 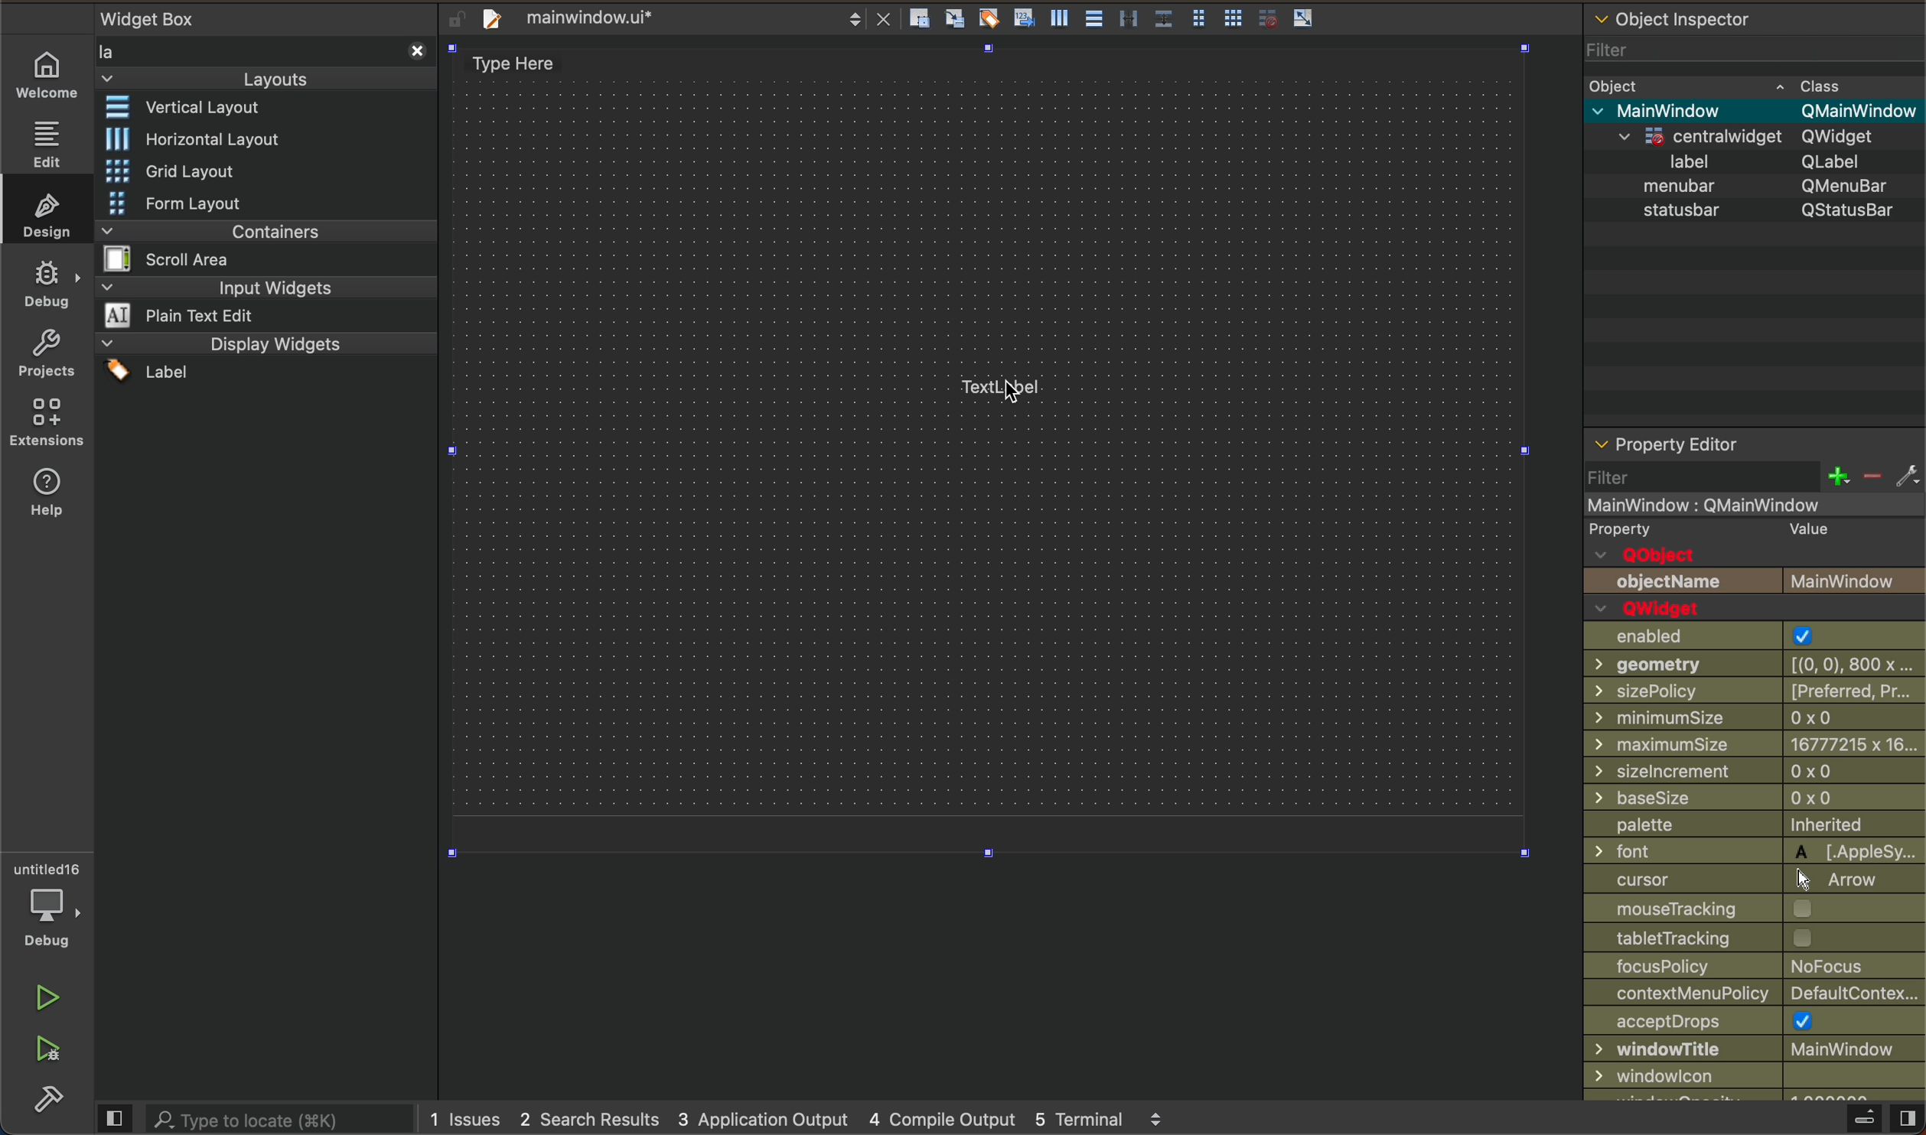 I want to click on main window, so click(x=1747, y=506).